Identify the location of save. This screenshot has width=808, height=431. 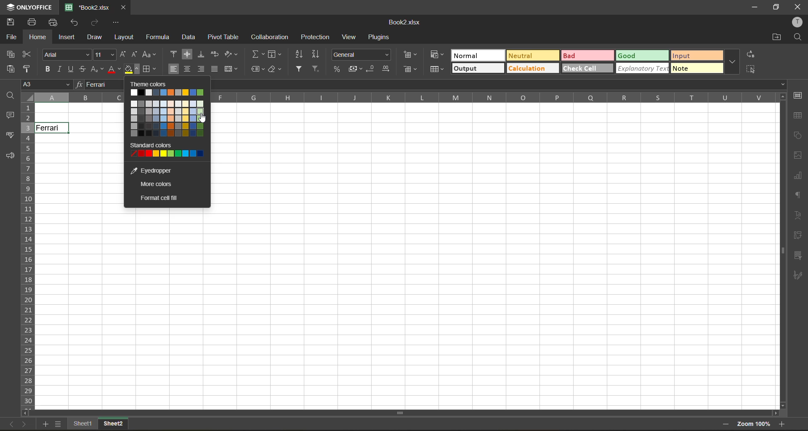
(11, 21).